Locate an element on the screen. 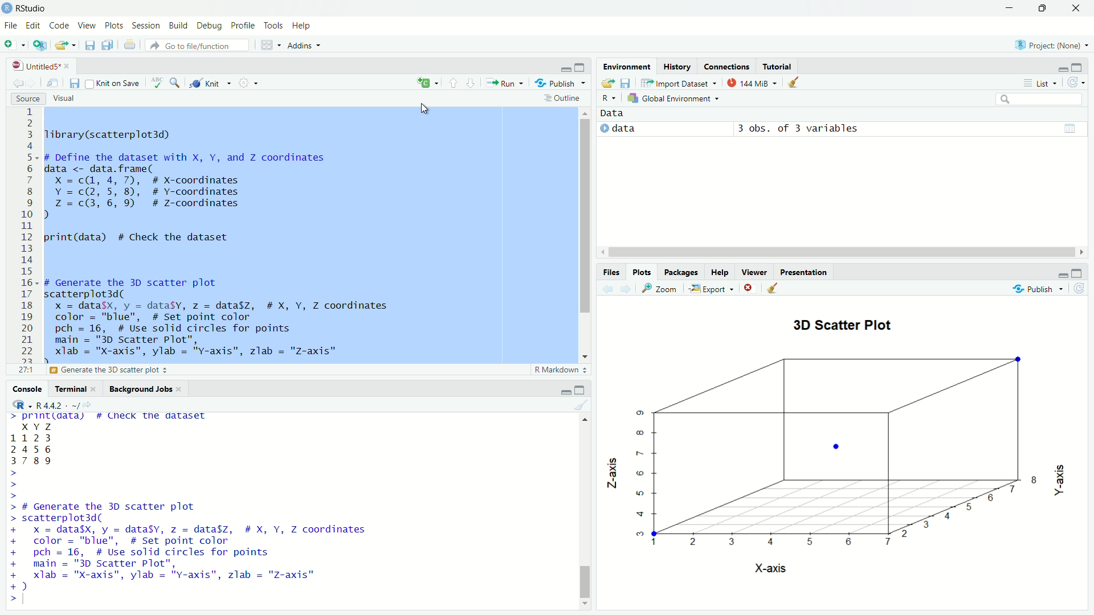 This screenshot has height=615, width=1094. create a project is located at coordinates (40, 46).